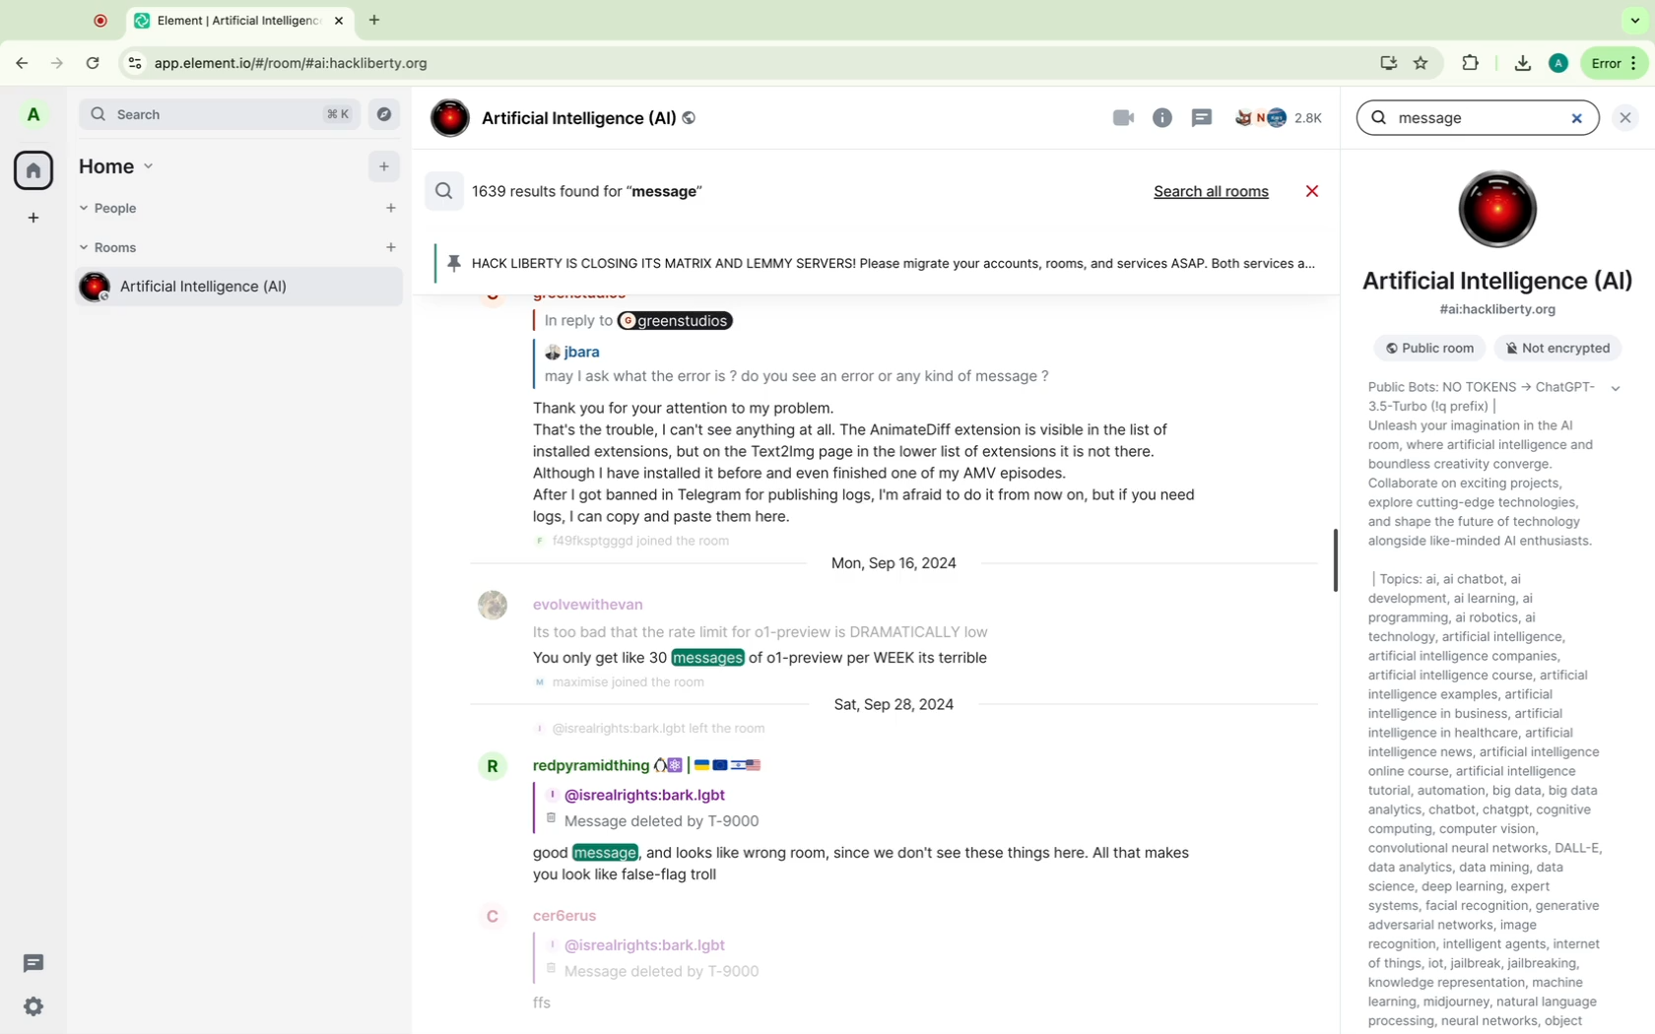 The width and height of the screenshot is (1655, 1034). I want to click on group picture, so click(1496, 209).